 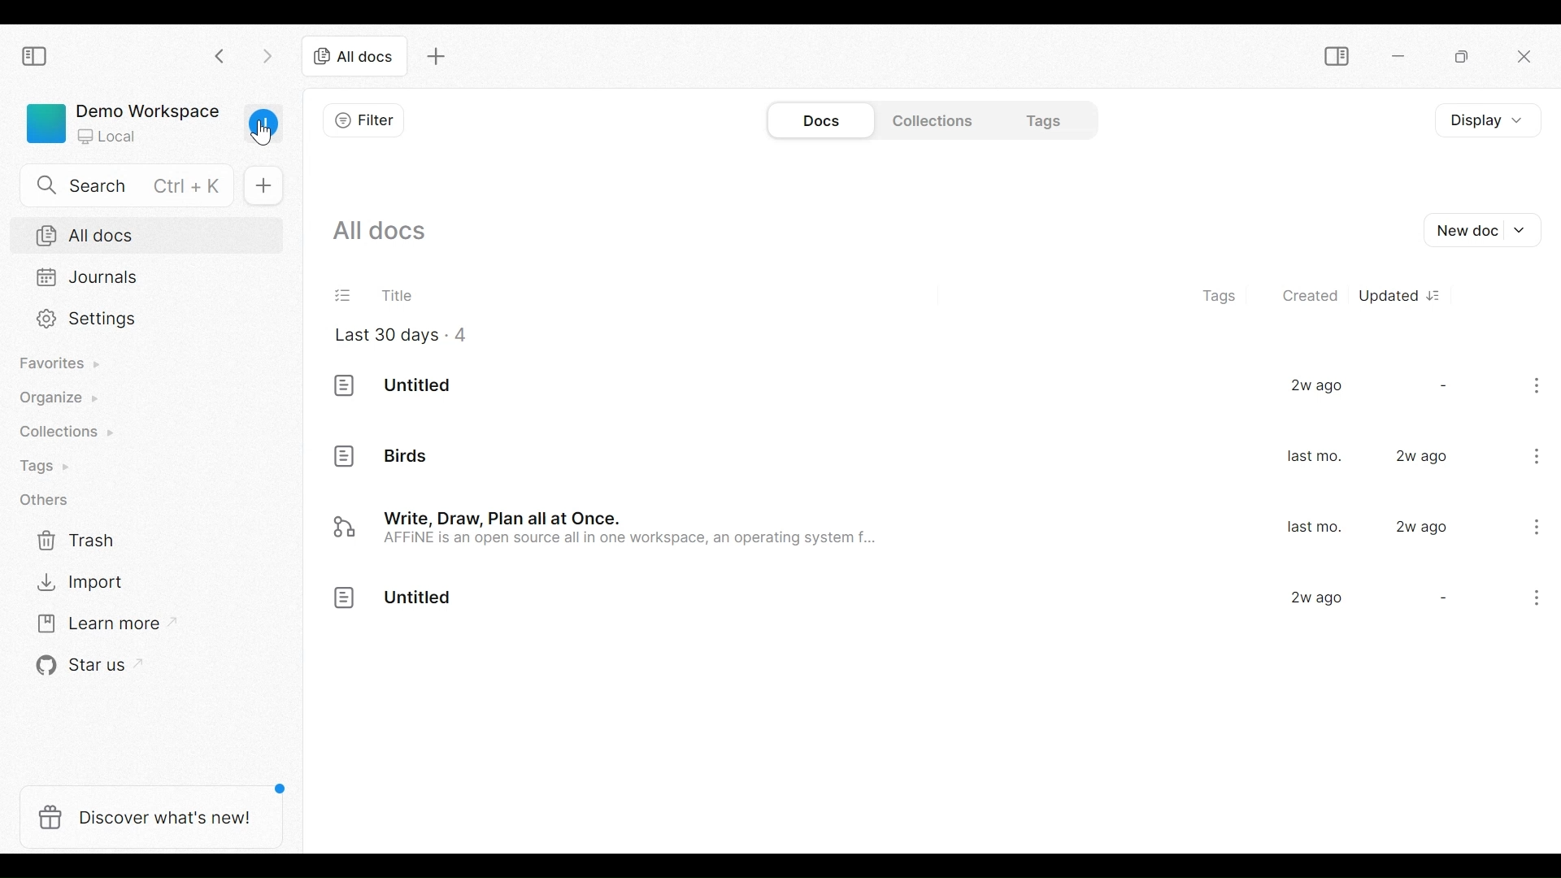 What do you see at coordinates (365, 120) in the screenshot?
I see `Filter` at bounding box center [365, 120].